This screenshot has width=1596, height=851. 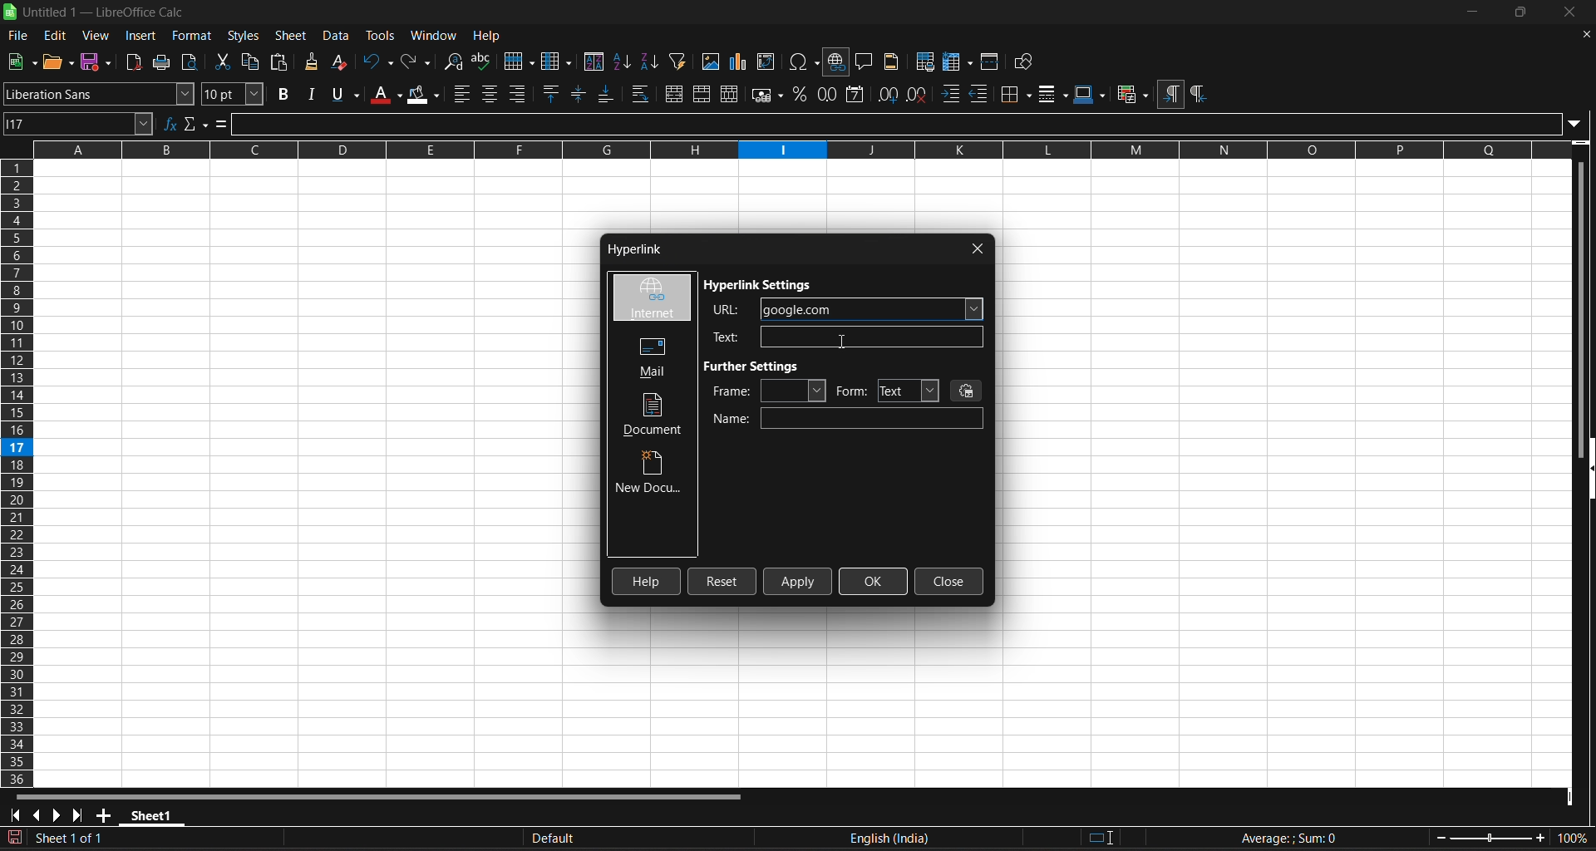 I want to click on background color, so click(x=425, y=93).